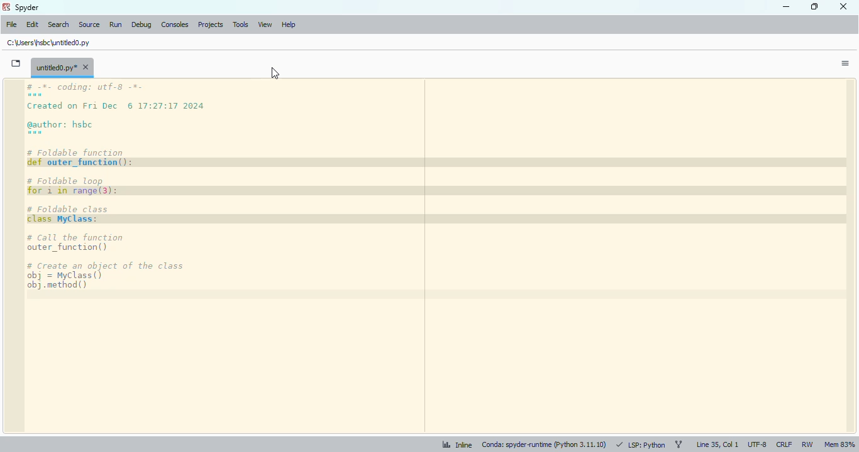  Describe the element at coordinates (844, 6) in the screenshot. I see `close` at that location.